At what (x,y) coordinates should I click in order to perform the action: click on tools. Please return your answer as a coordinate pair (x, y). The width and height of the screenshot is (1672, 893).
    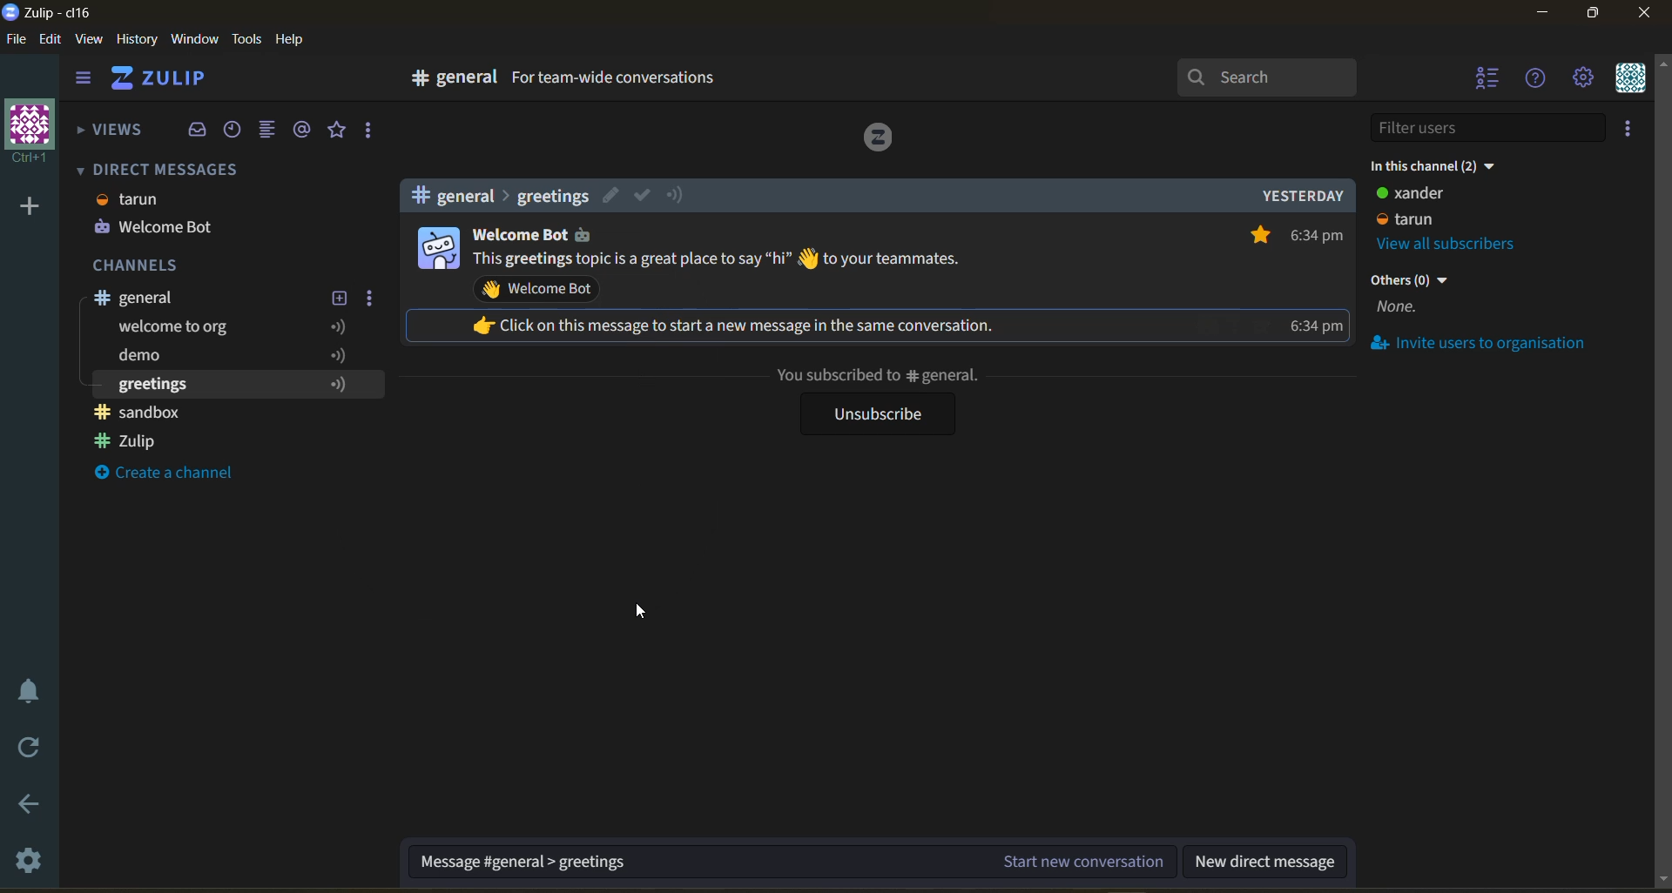
    Looking at the image, I should click on (246, 42).